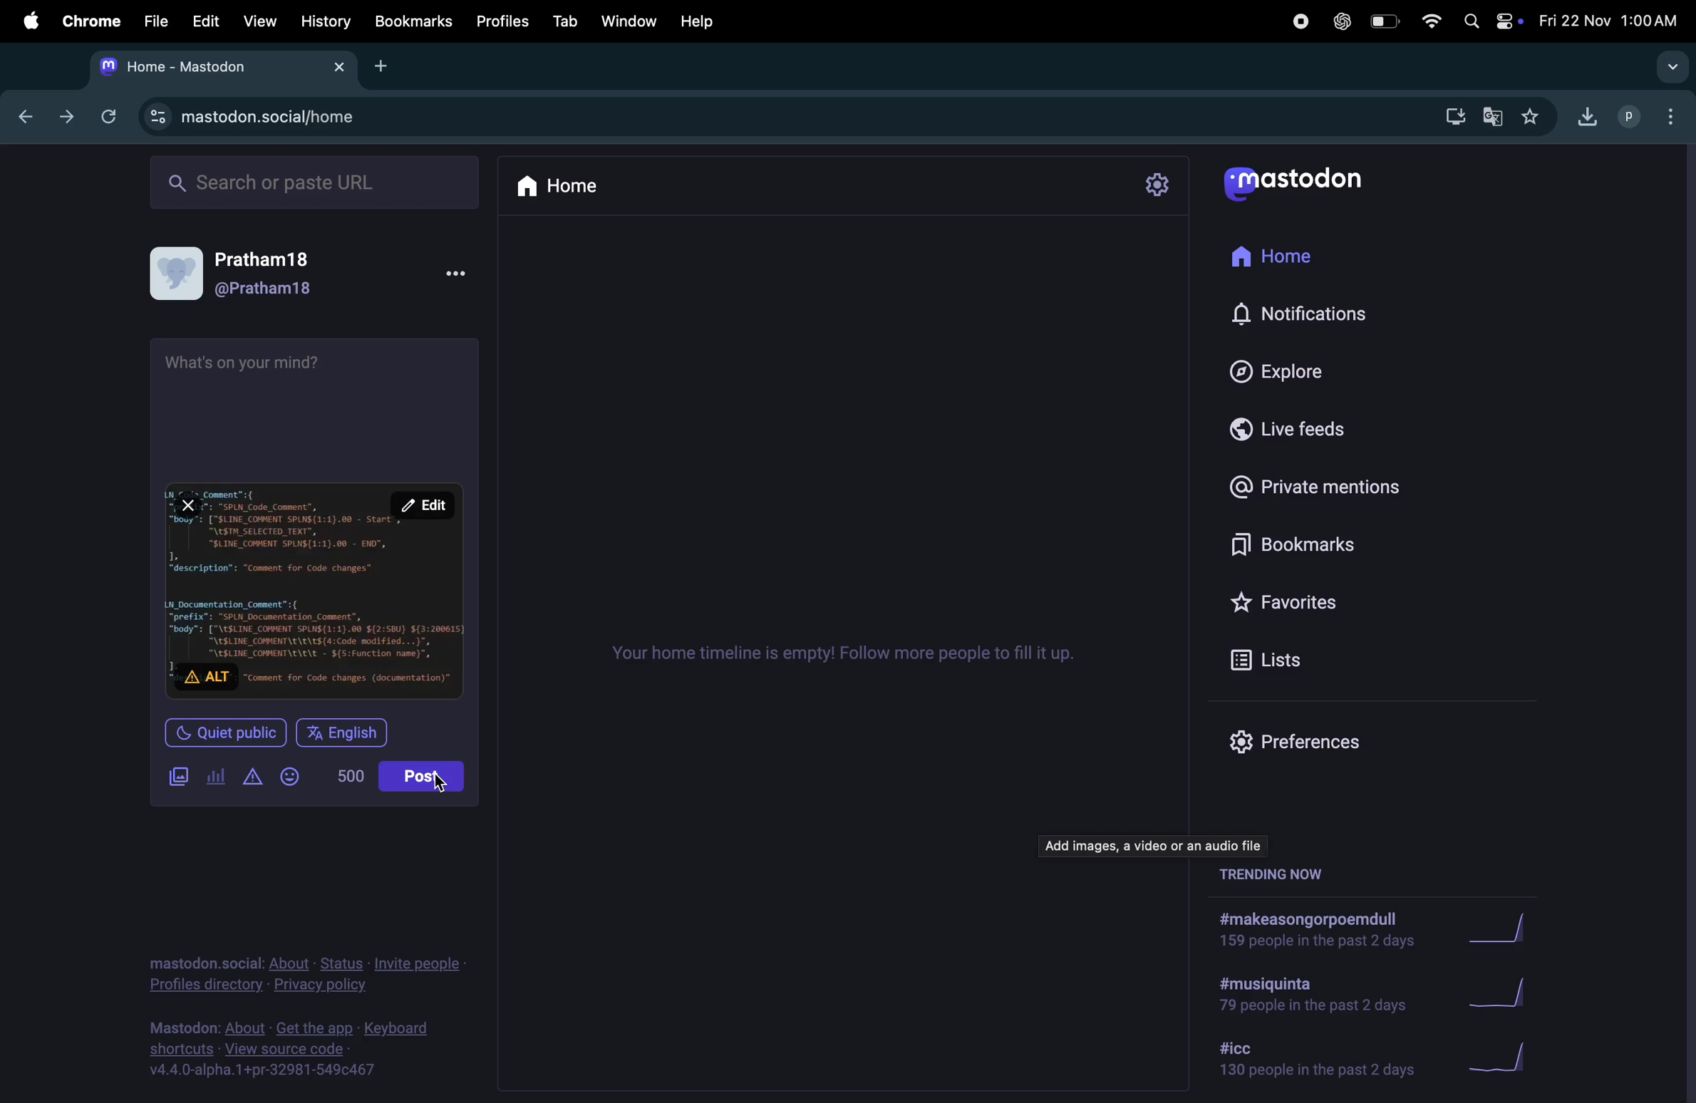 This screenshot has height=1103, width=1696. What do you see at coordinates (151, 23) in the screenshot?
I see `file` at bounding box center [151, 23].